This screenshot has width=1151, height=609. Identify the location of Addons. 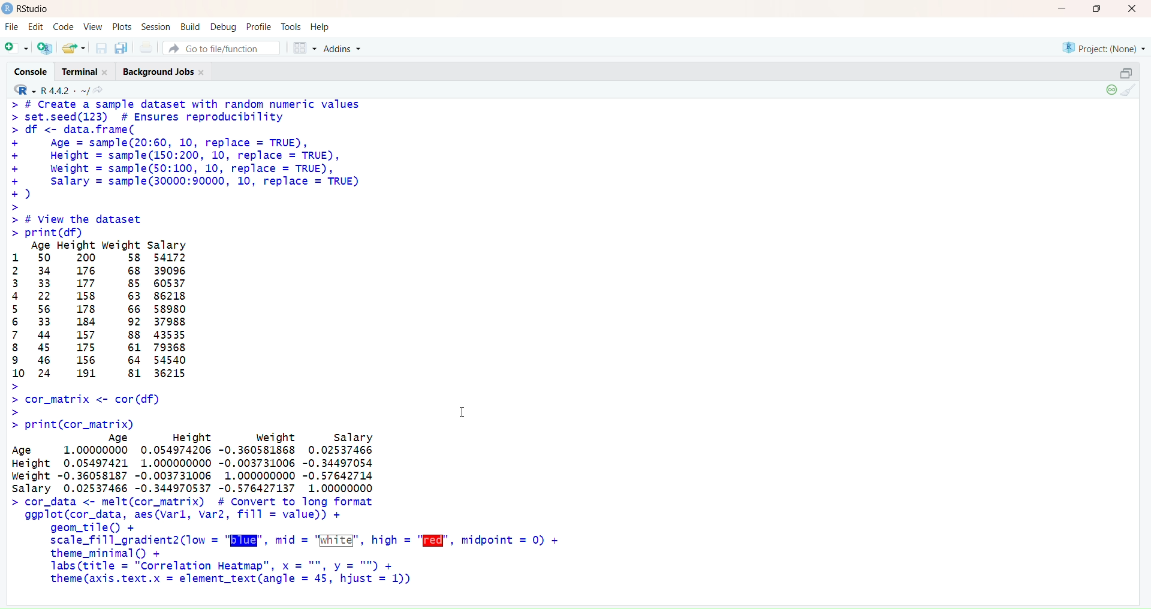
(345, 49).